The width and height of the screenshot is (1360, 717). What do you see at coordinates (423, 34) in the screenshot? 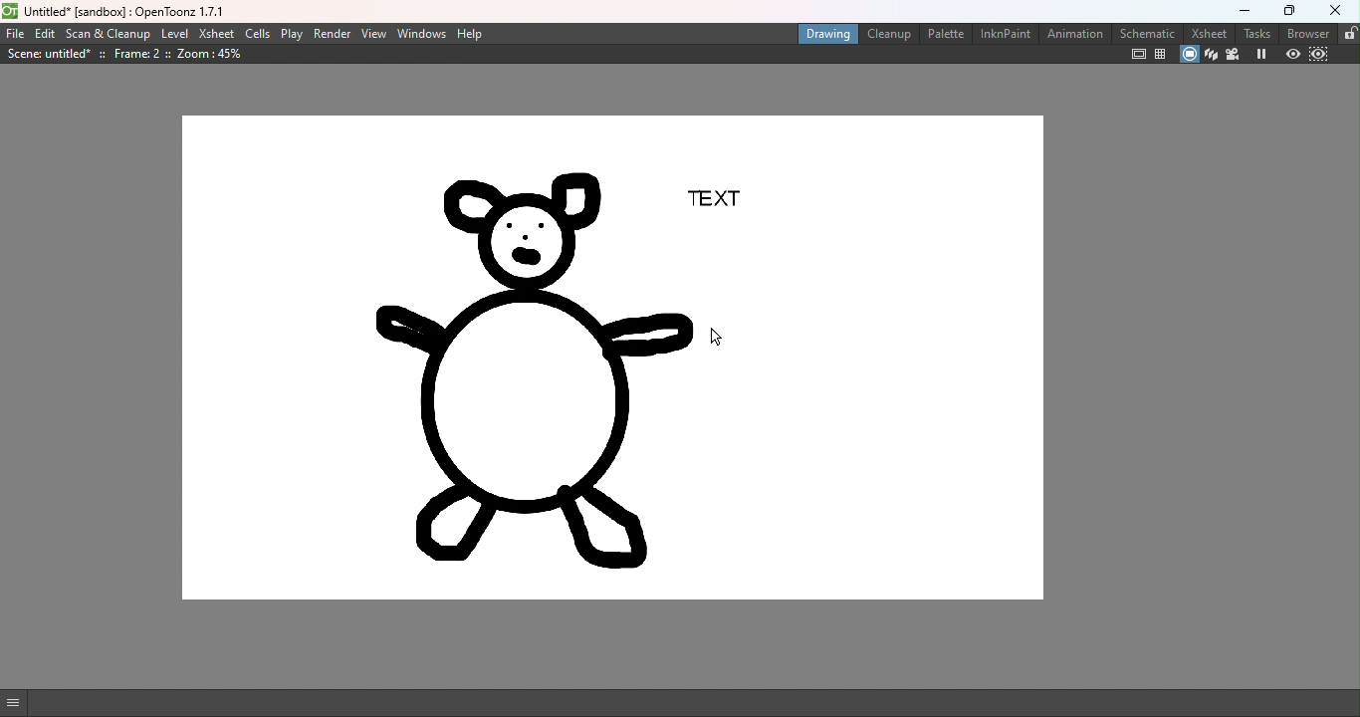
I see `Windows` at bounding box center [423, 34].